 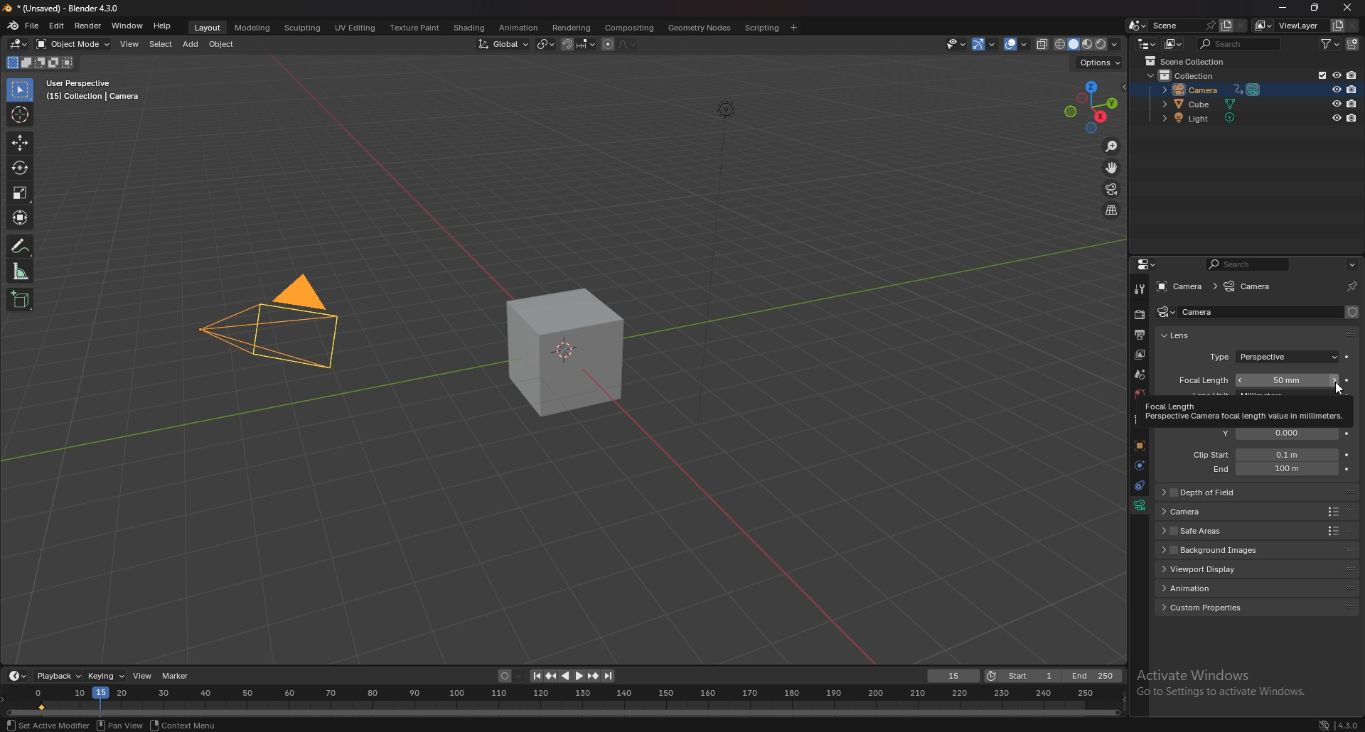 What do you see at coordinates (1184, 336) in the screenshot?
I see `lens` at bounding box center [1184, 336].